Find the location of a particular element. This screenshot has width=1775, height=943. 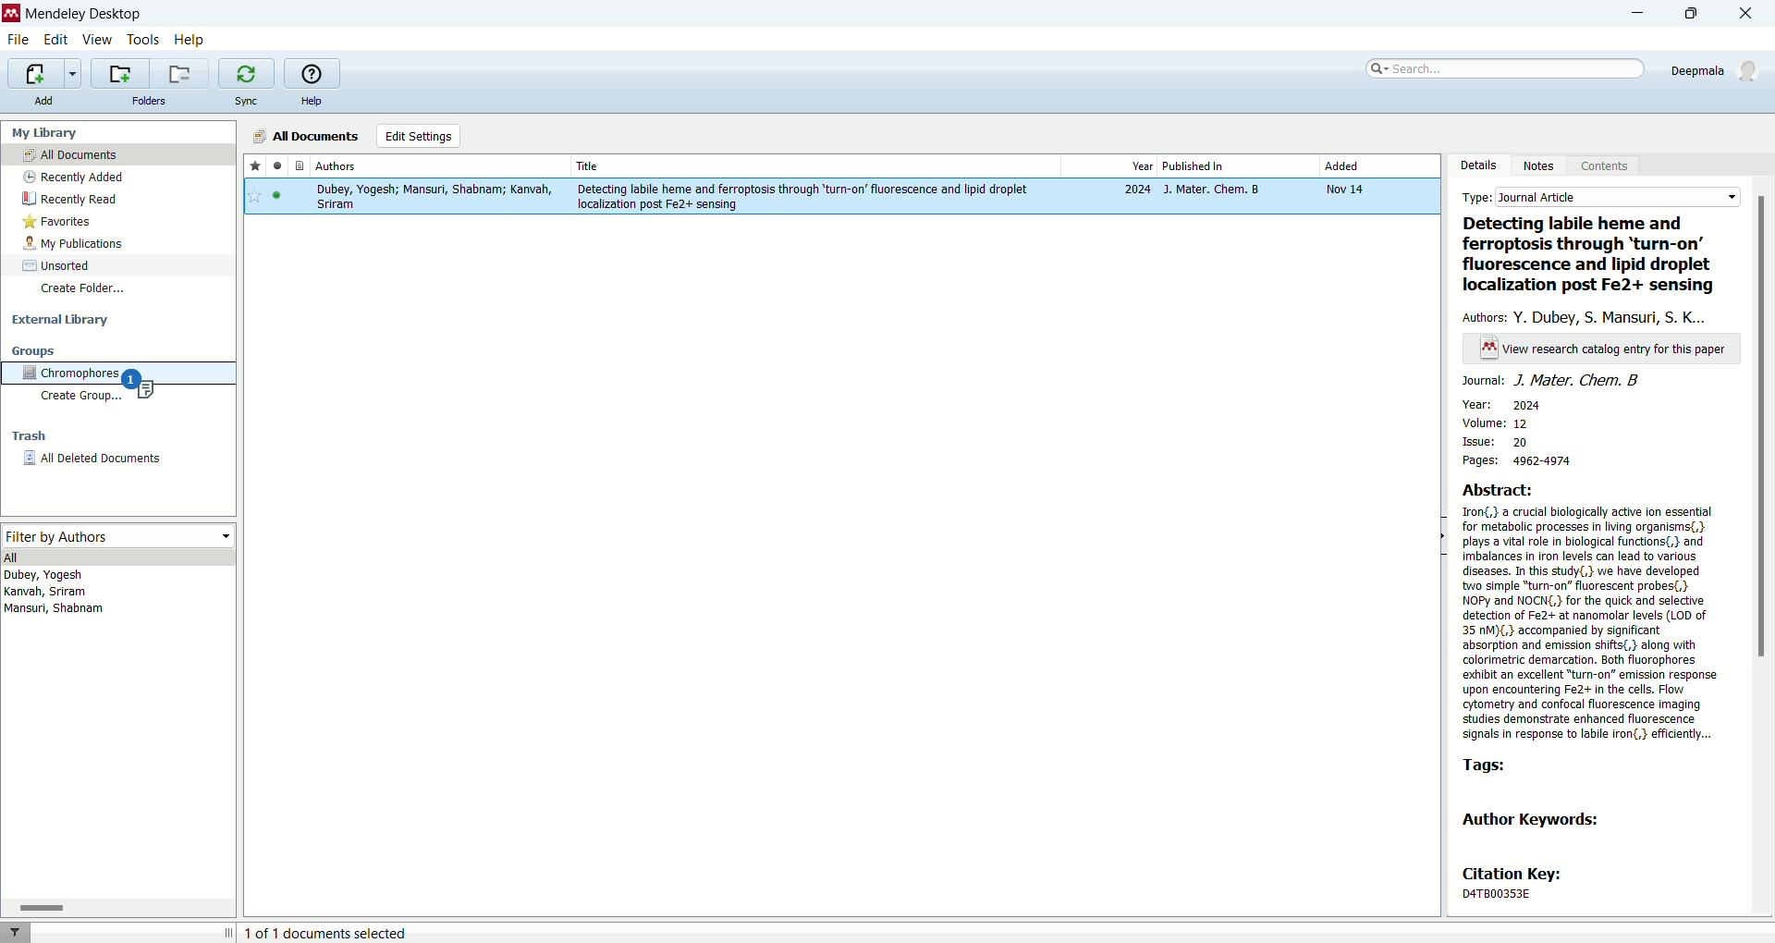

details is located at coordinates (1482, 165).